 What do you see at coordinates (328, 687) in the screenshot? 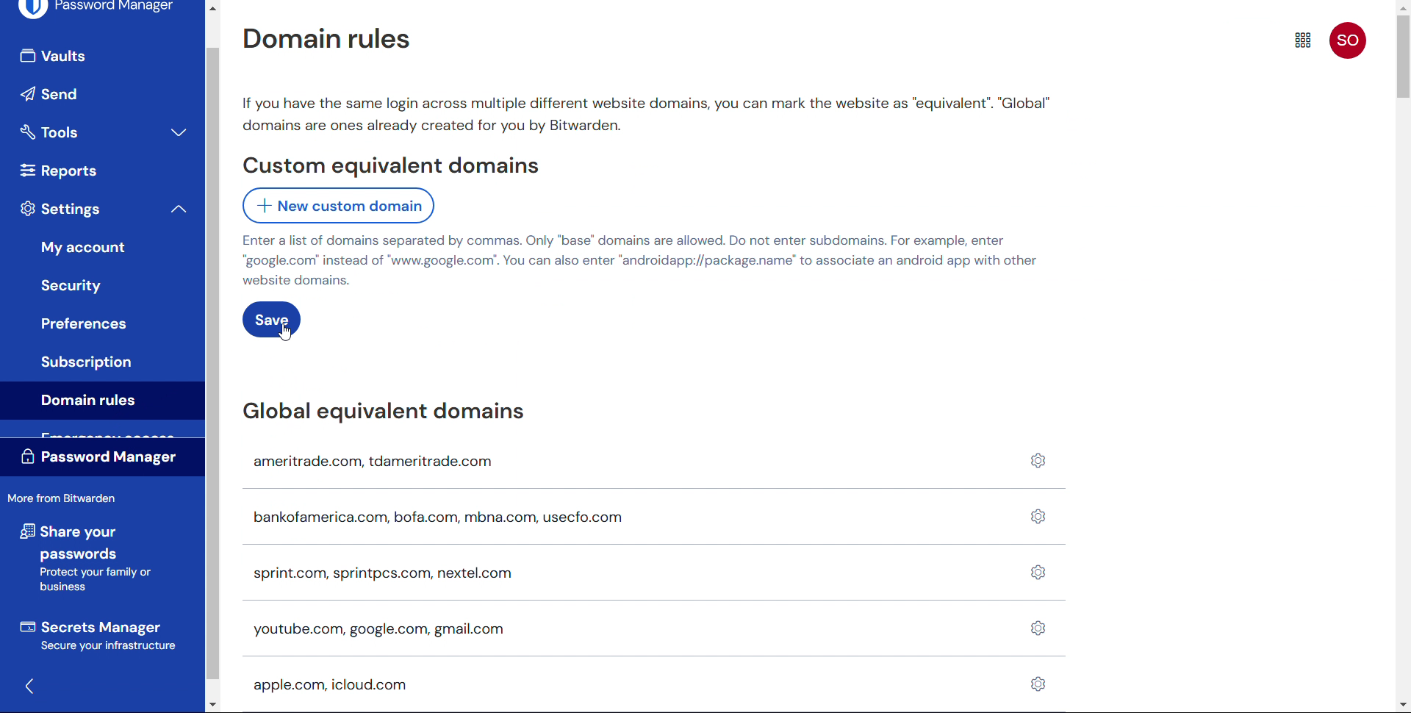
I see `apple.com, icloud.com` at bounding box center [328, 687].